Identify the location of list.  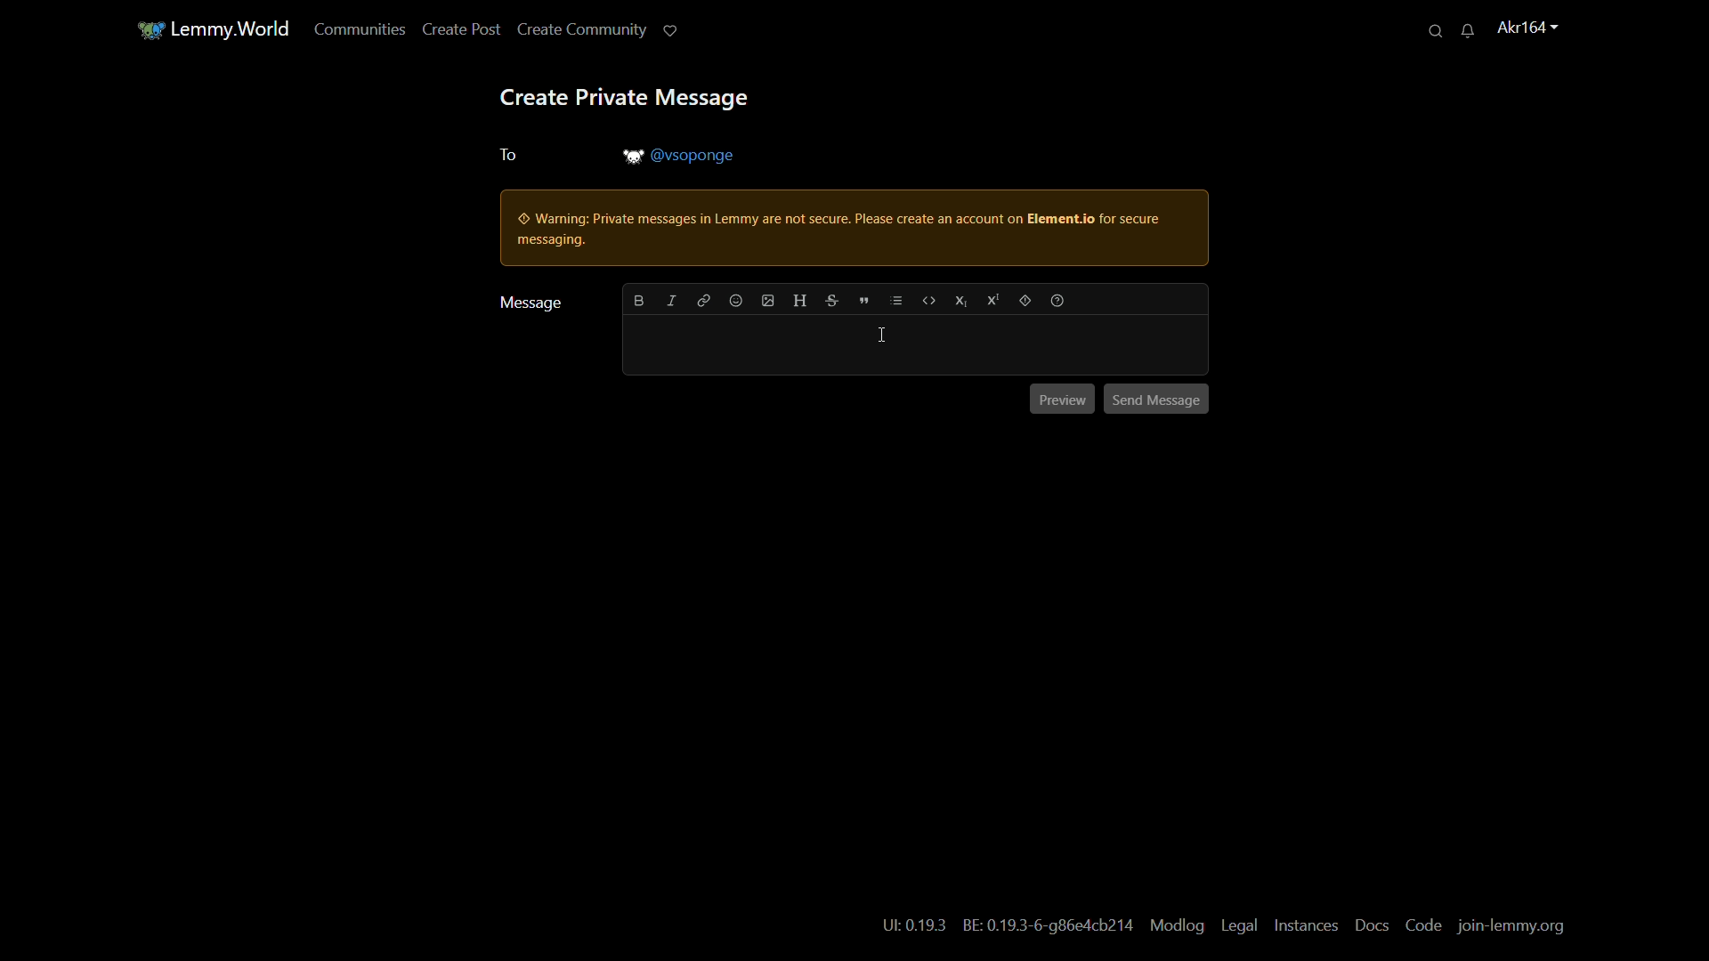
(898, 300).